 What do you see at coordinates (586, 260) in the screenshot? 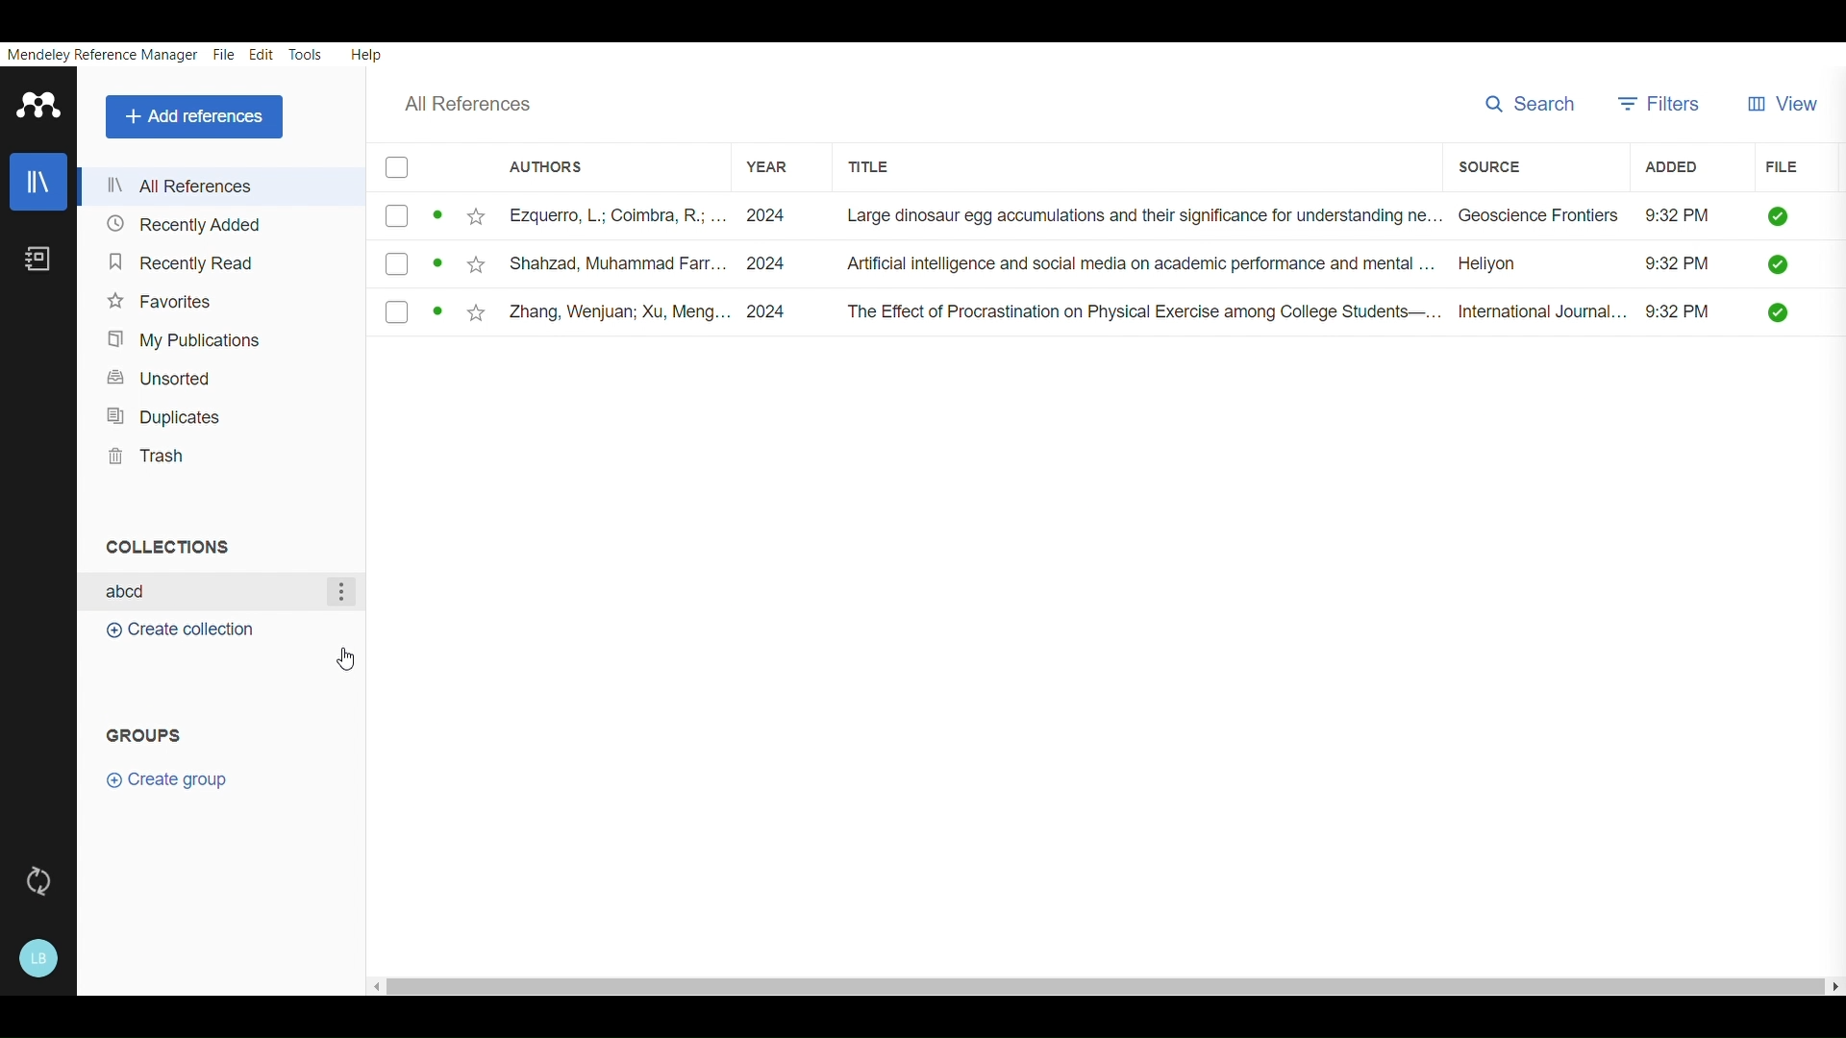
I see `Shahzad, Muhammad Farr.` at bounding box center [586, 260].